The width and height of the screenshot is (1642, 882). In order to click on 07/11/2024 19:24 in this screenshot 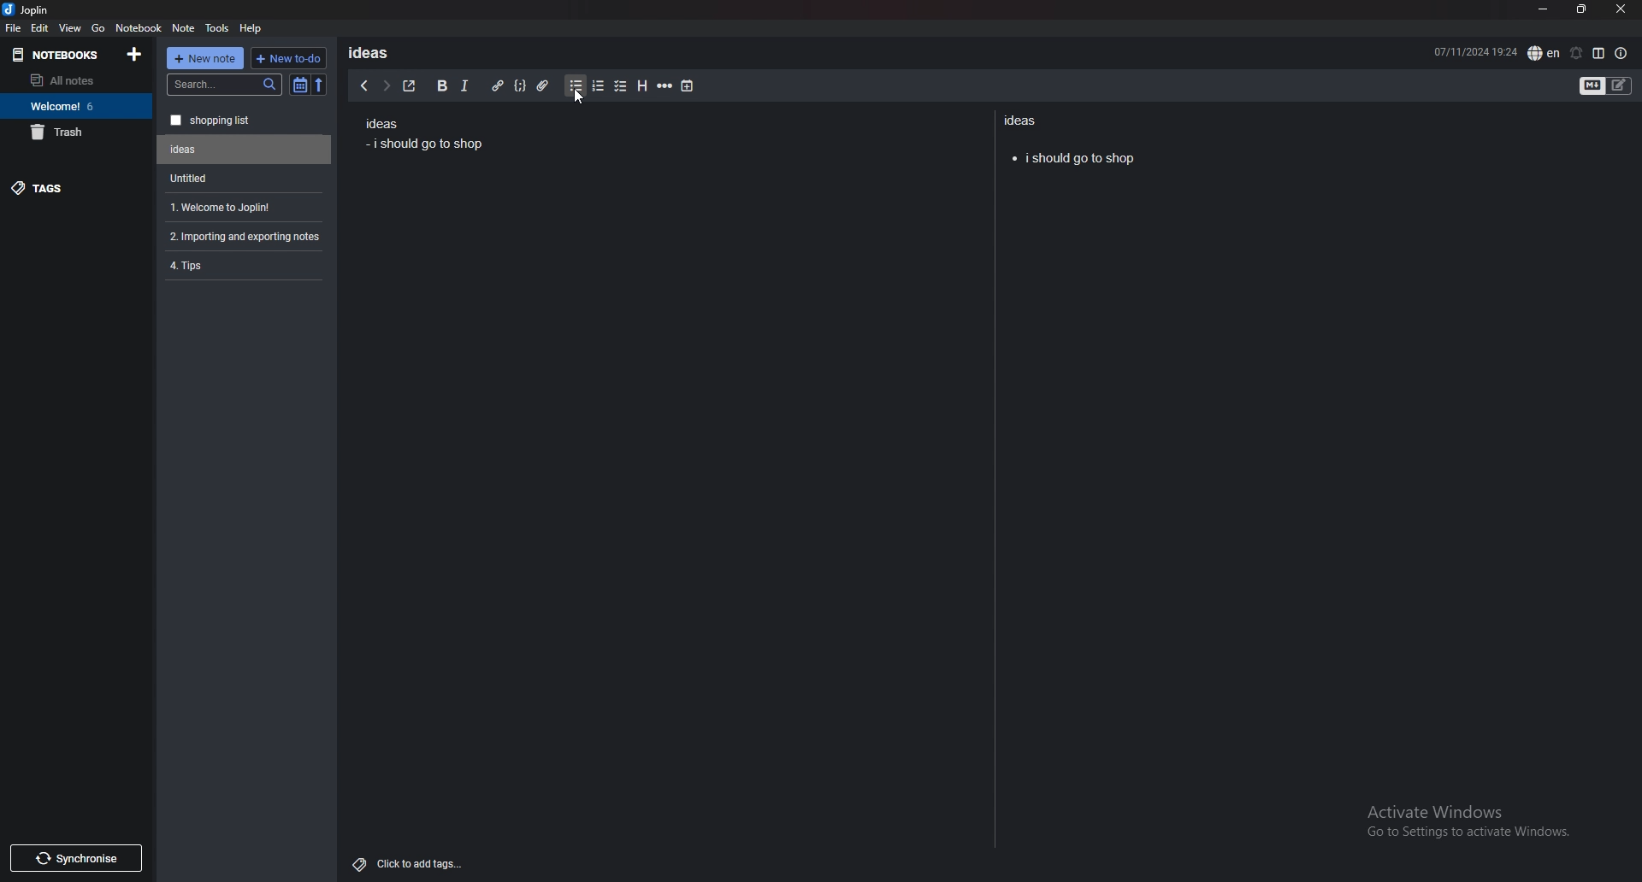, I will do `click(1475, 50)`.